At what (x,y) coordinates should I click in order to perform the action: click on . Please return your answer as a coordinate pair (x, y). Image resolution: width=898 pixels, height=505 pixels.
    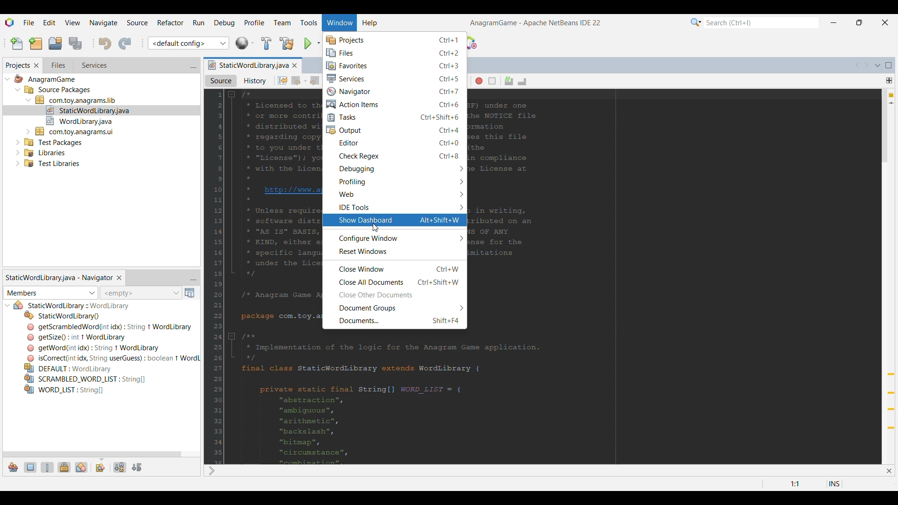
    Looking at the image, I should click on (64, 391).